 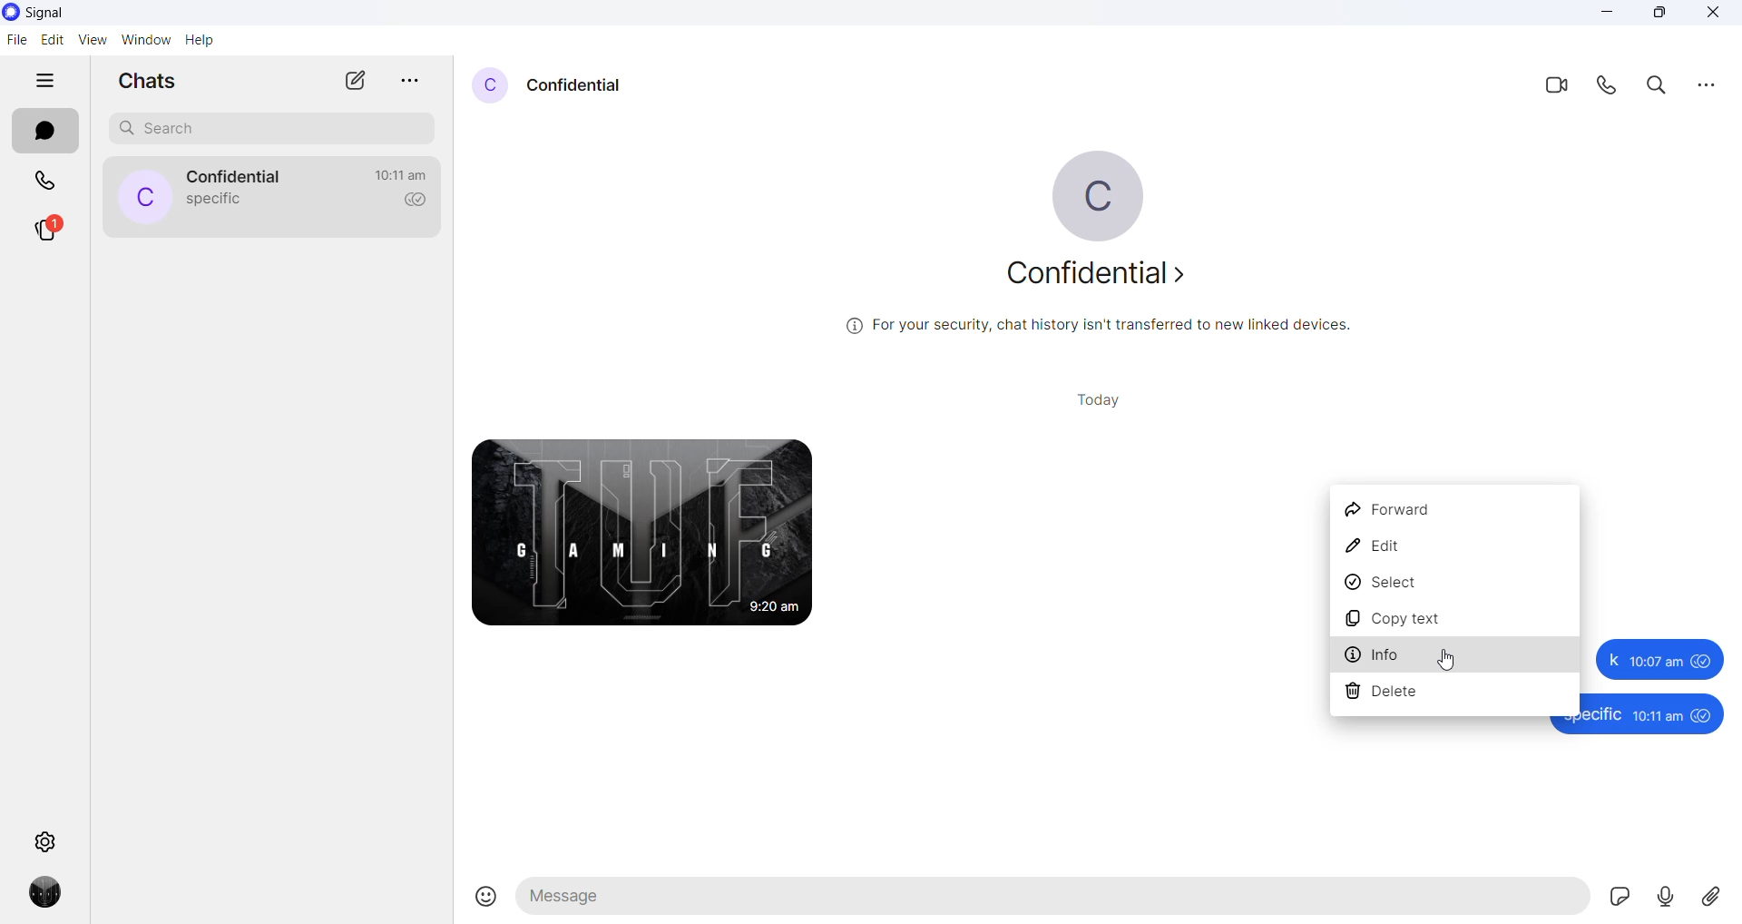 I want to click on search chat, so click(x=274, y=129).